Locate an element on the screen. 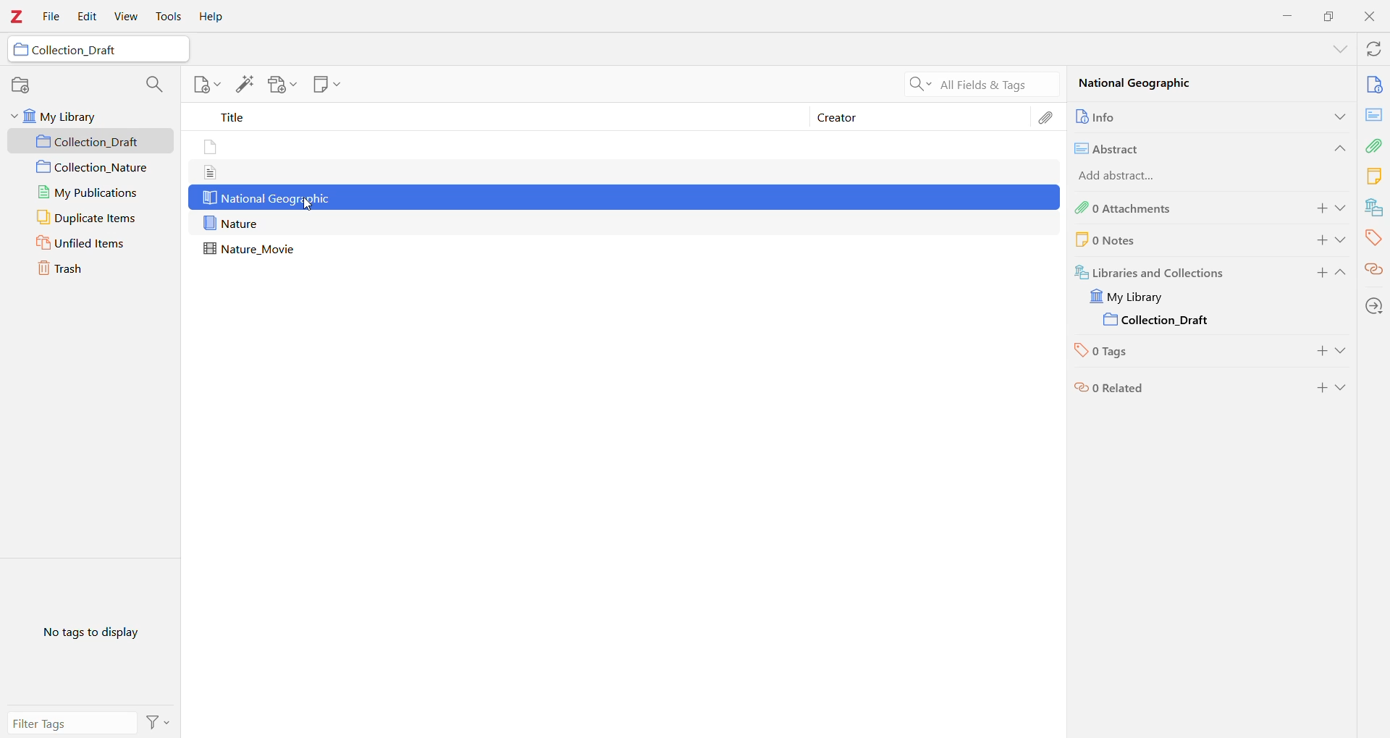 The image size is (1390, 738). Add is located at coordinates (1318, 209).